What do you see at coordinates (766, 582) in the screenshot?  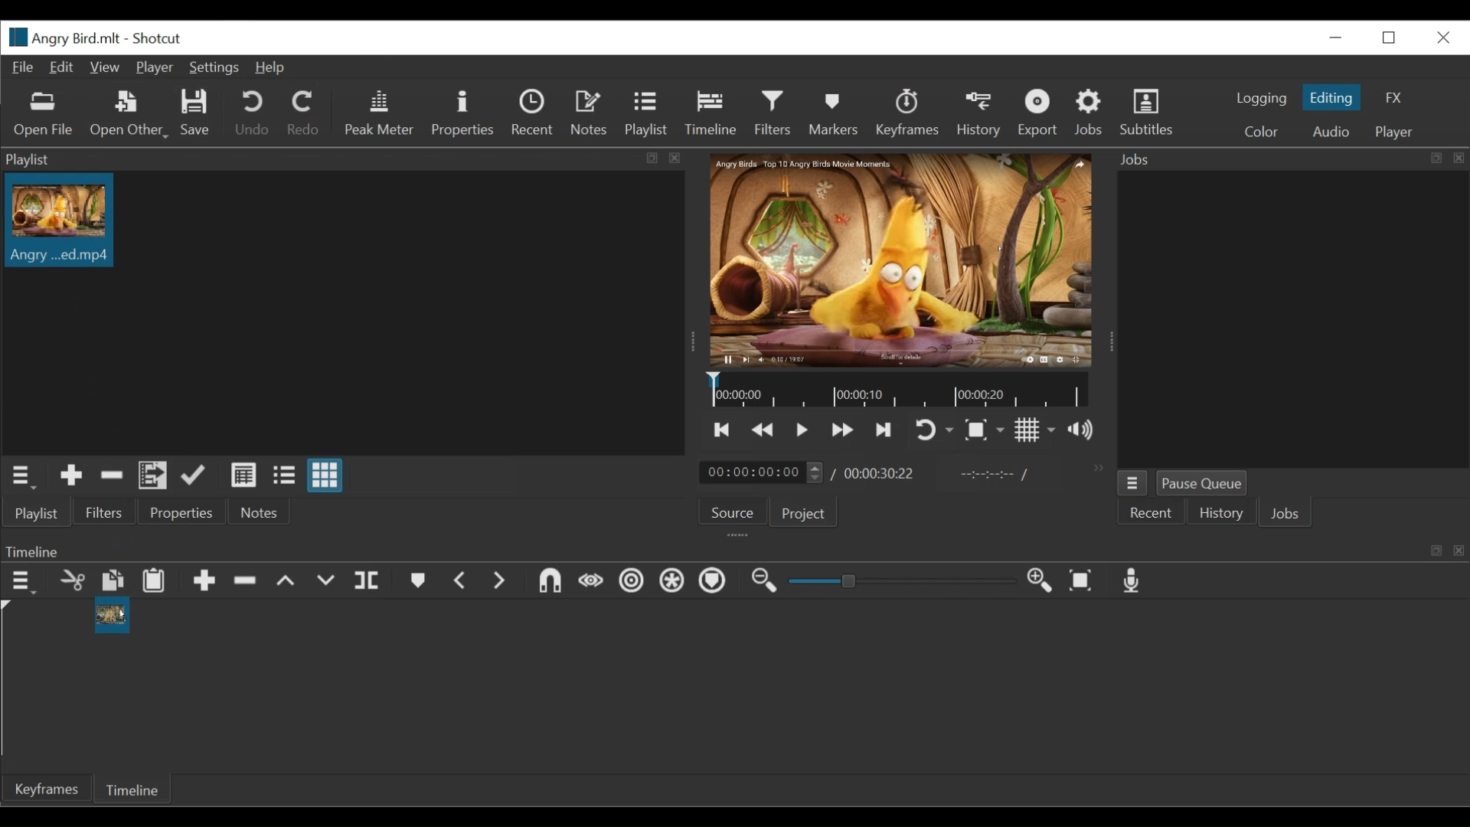 I see `zoom timeline out` at bounding box center [766, 582].